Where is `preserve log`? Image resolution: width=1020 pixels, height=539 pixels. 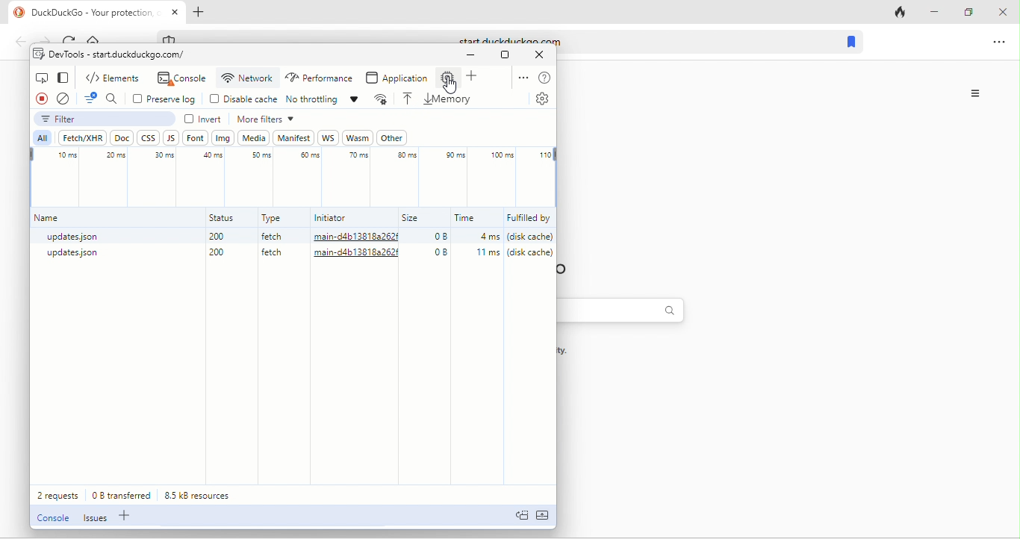 preserve log is located at coordinates (166, 99).